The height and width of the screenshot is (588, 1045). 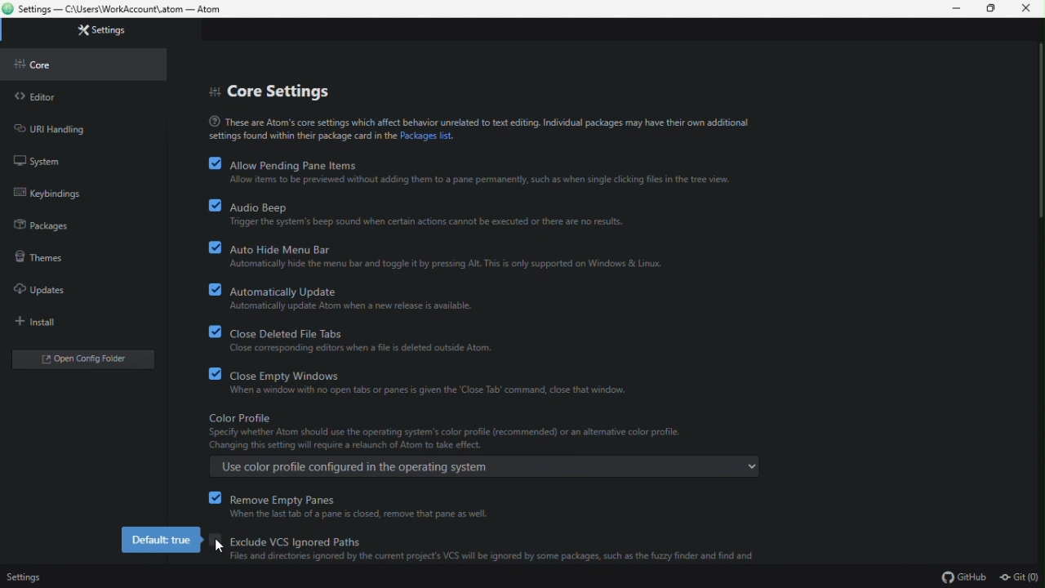 I want to click on default value, so click(x=160, y=540).